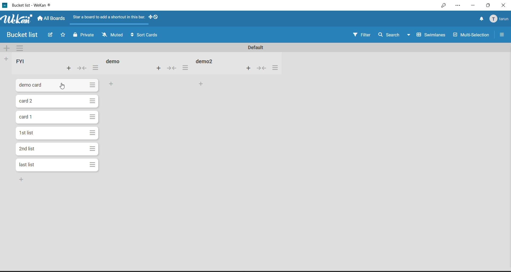 The image size is (511, 272). What do you see at coordinates (27, 149) in the screenshot?
I see `card title` at bounding box center [27, 149].